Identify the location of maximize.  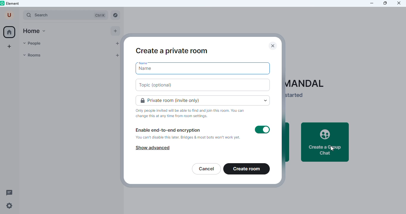
(384, 4).